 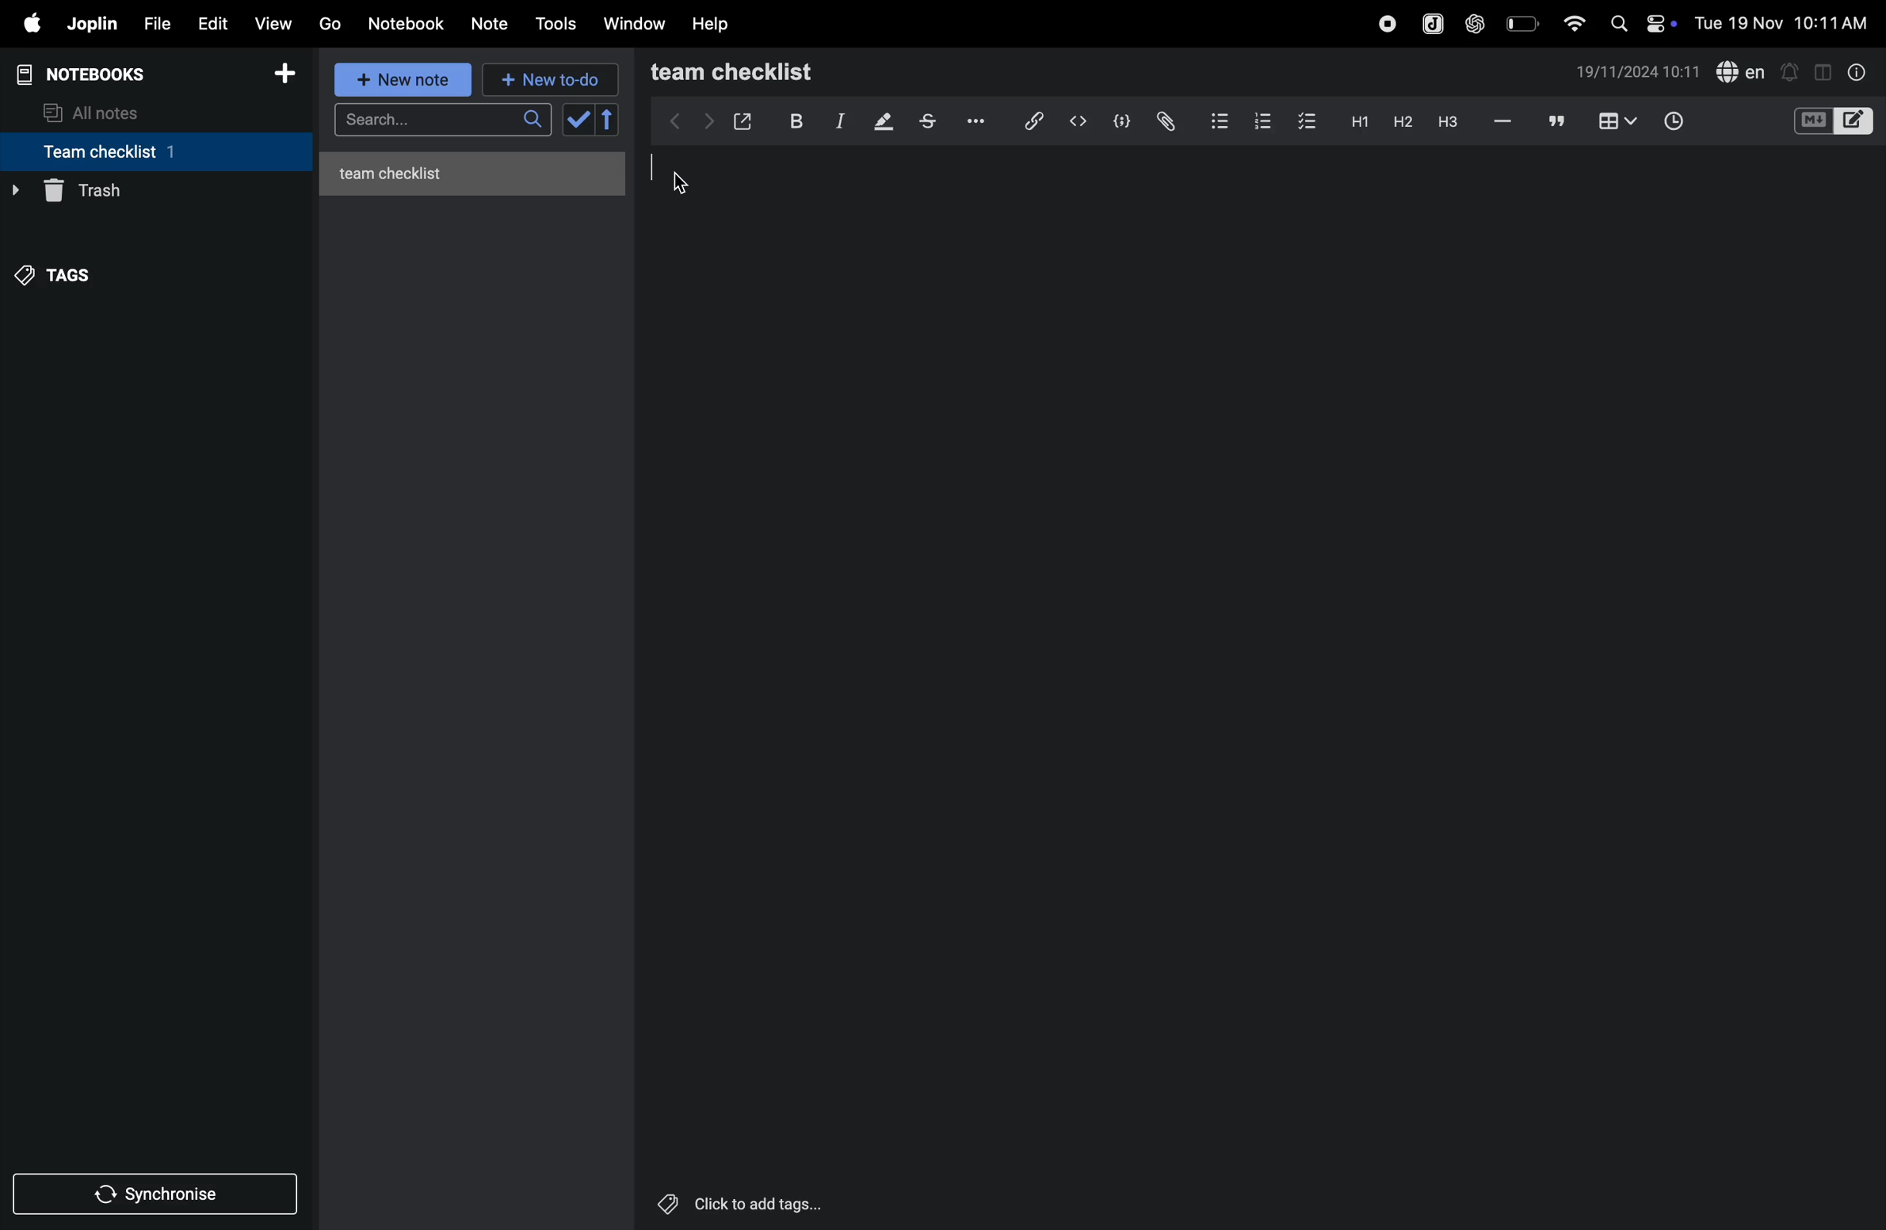 I want to click on notebooks, so click(x=90, y=72).